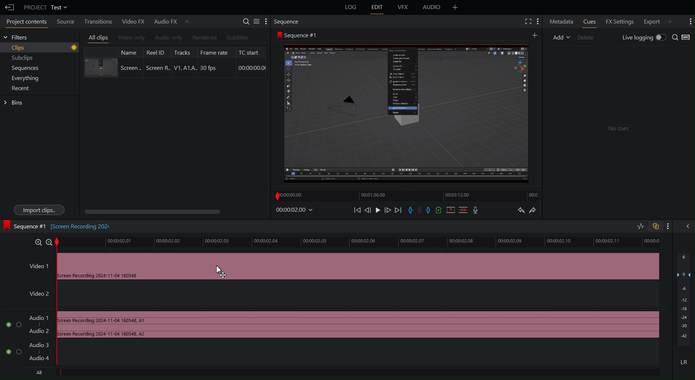 The width and height of the screenshot is (695, 380). Describe the element at coordinates (538, 211) in the screenshot. I see `Redo` at that location.